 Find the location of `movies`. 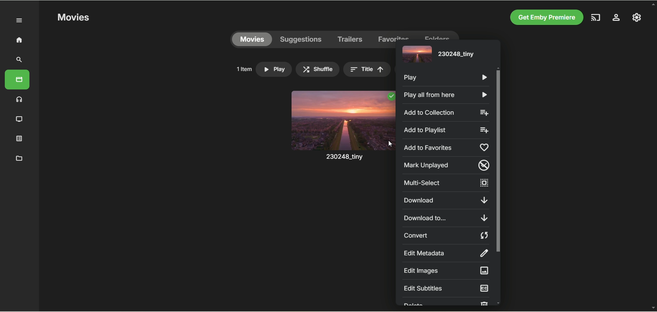

movies is located at coordinates (17, 80).